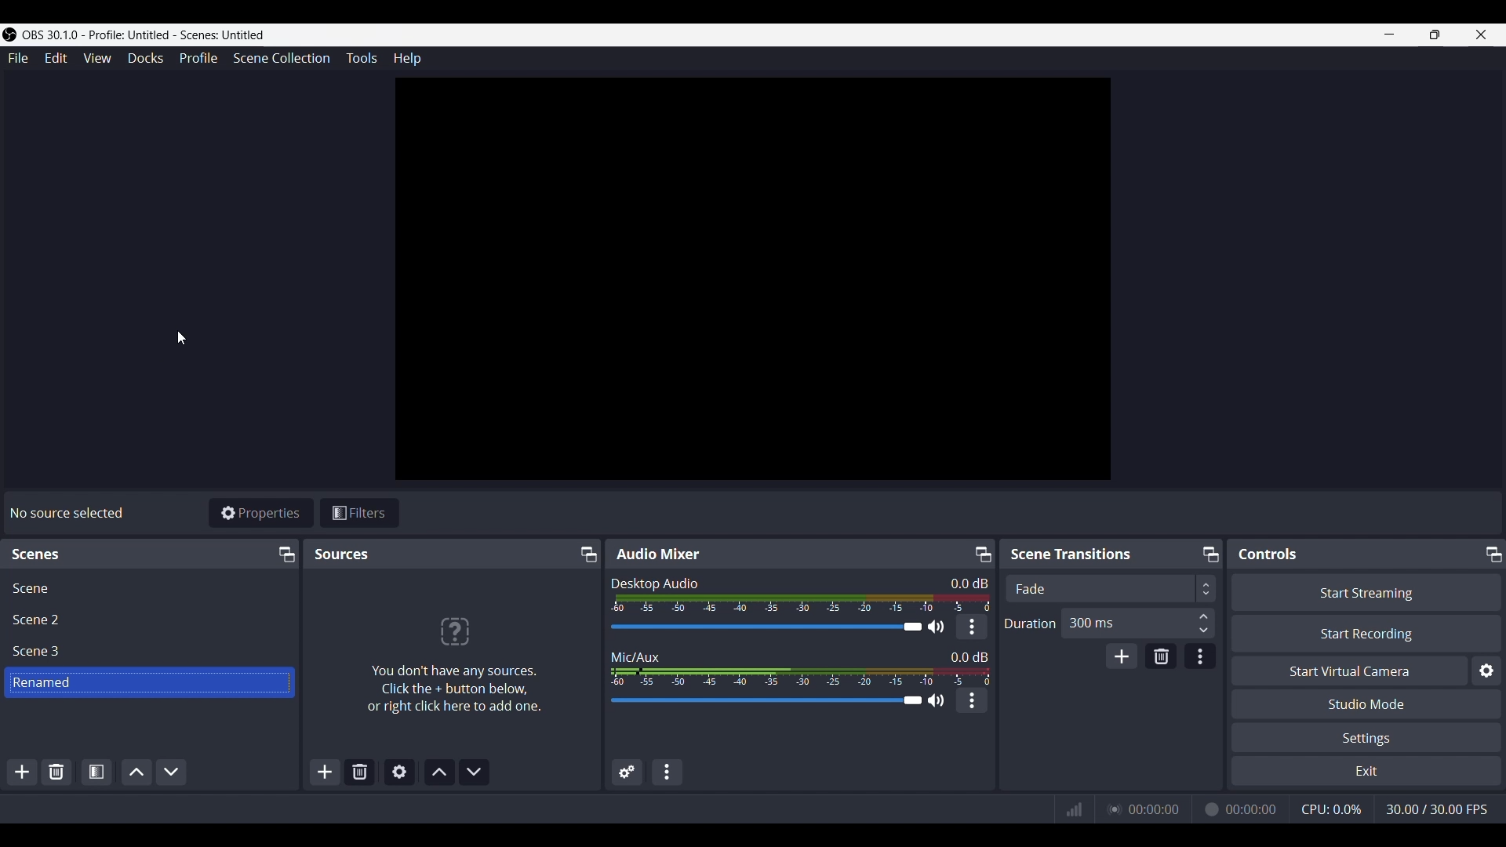  What do you see at coordinates (398, 771) in the screenshot?
I see `Open source properties` at bounding box center [398, 771].